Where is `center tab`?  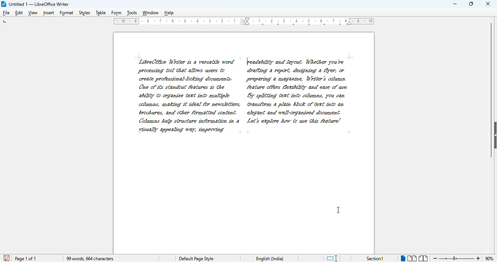 center tab is located at coordinates (340, 25).